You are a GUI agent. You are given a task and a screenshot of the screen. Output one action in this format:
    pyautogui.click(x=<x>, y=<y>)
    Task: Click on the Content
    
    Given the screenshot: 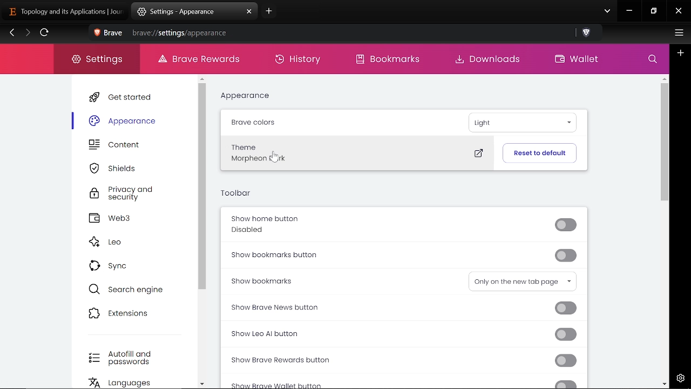 What is the action you would take?
    pyautogui.click(x=123, y=146)
    